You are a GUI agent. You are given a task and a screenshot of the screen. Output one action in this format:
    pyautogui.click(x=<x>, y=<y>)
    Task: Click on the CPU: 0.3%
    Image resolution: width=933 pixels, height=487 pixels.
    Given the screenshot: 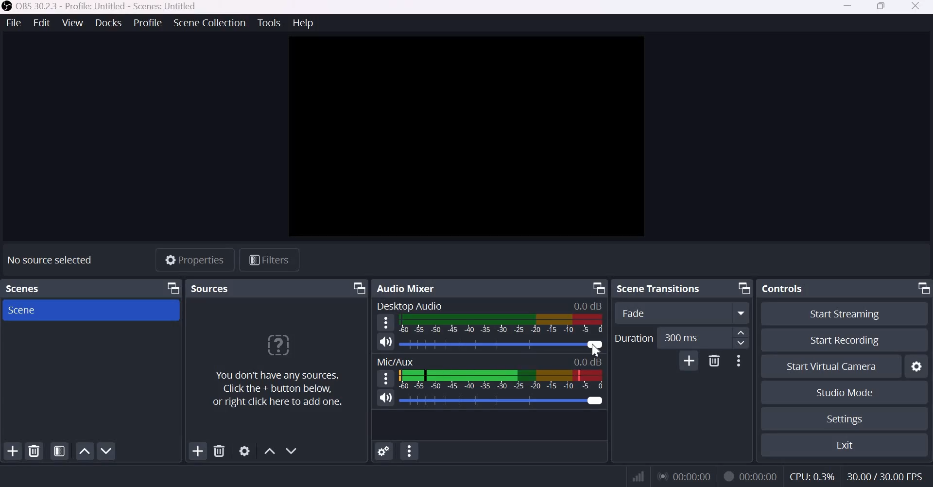 What is the action you would take?
    pyautogui.click(x=812, y=476)
    